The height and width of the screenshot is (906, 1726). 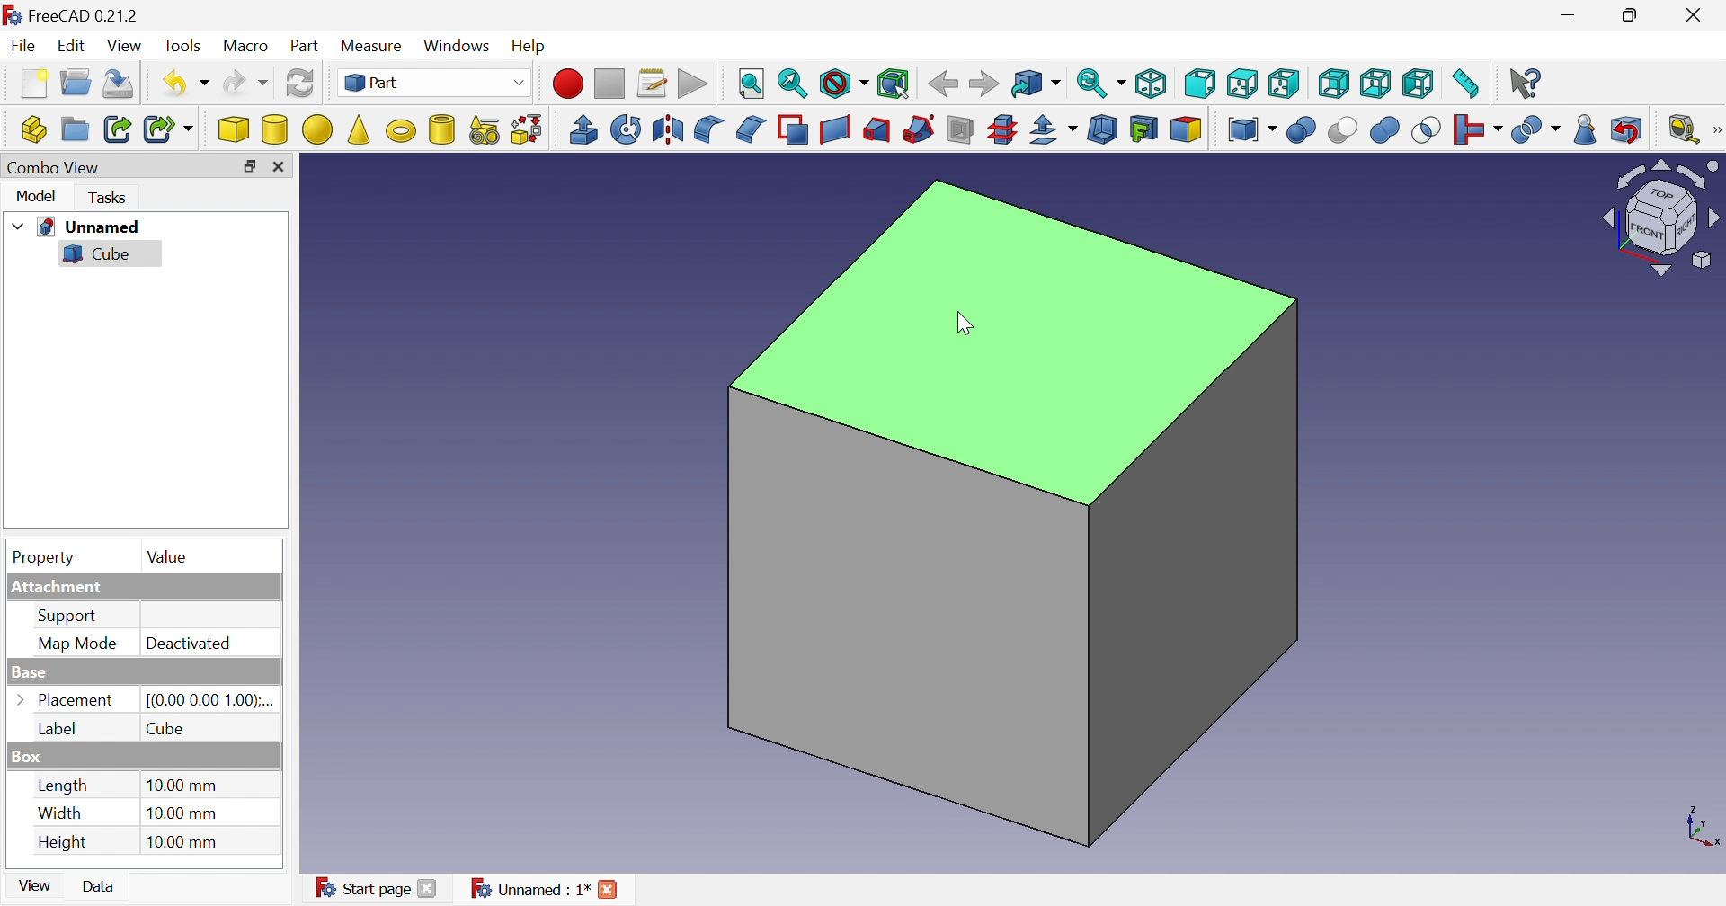 What do you see at coordinates (985, 82) in the screenshot?
I see `Forward` at bounding box center [985, 82].